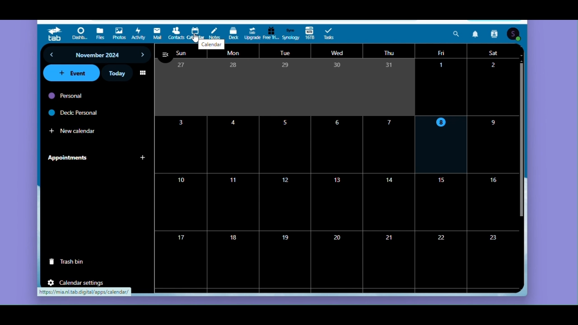 This screenshot has width=578, height=325. Describe the element at coordinates (98, 56) in the screenshot. I see `November 2024` at that location.